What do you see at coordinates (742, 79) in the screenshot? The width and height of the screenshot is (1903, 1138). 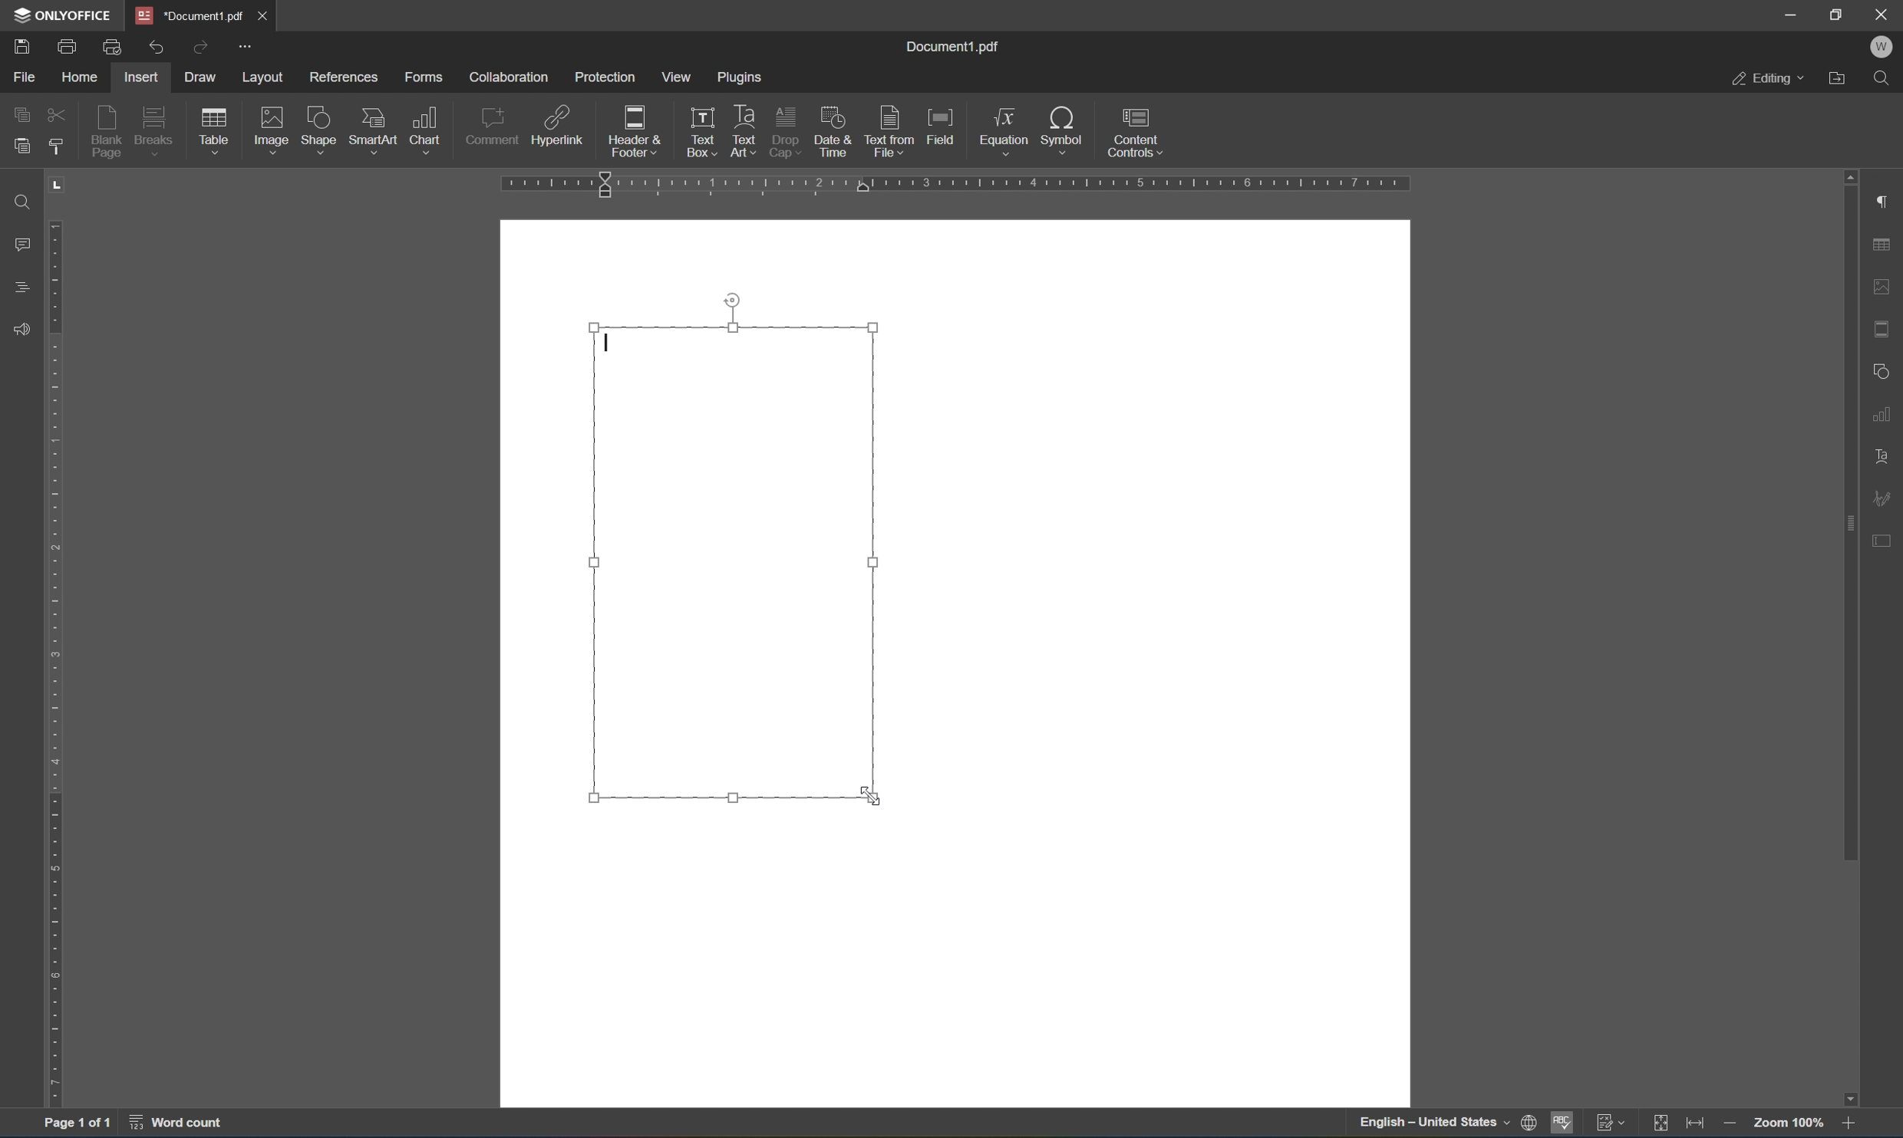 I see `plugins` at bounding box center [742, 79].